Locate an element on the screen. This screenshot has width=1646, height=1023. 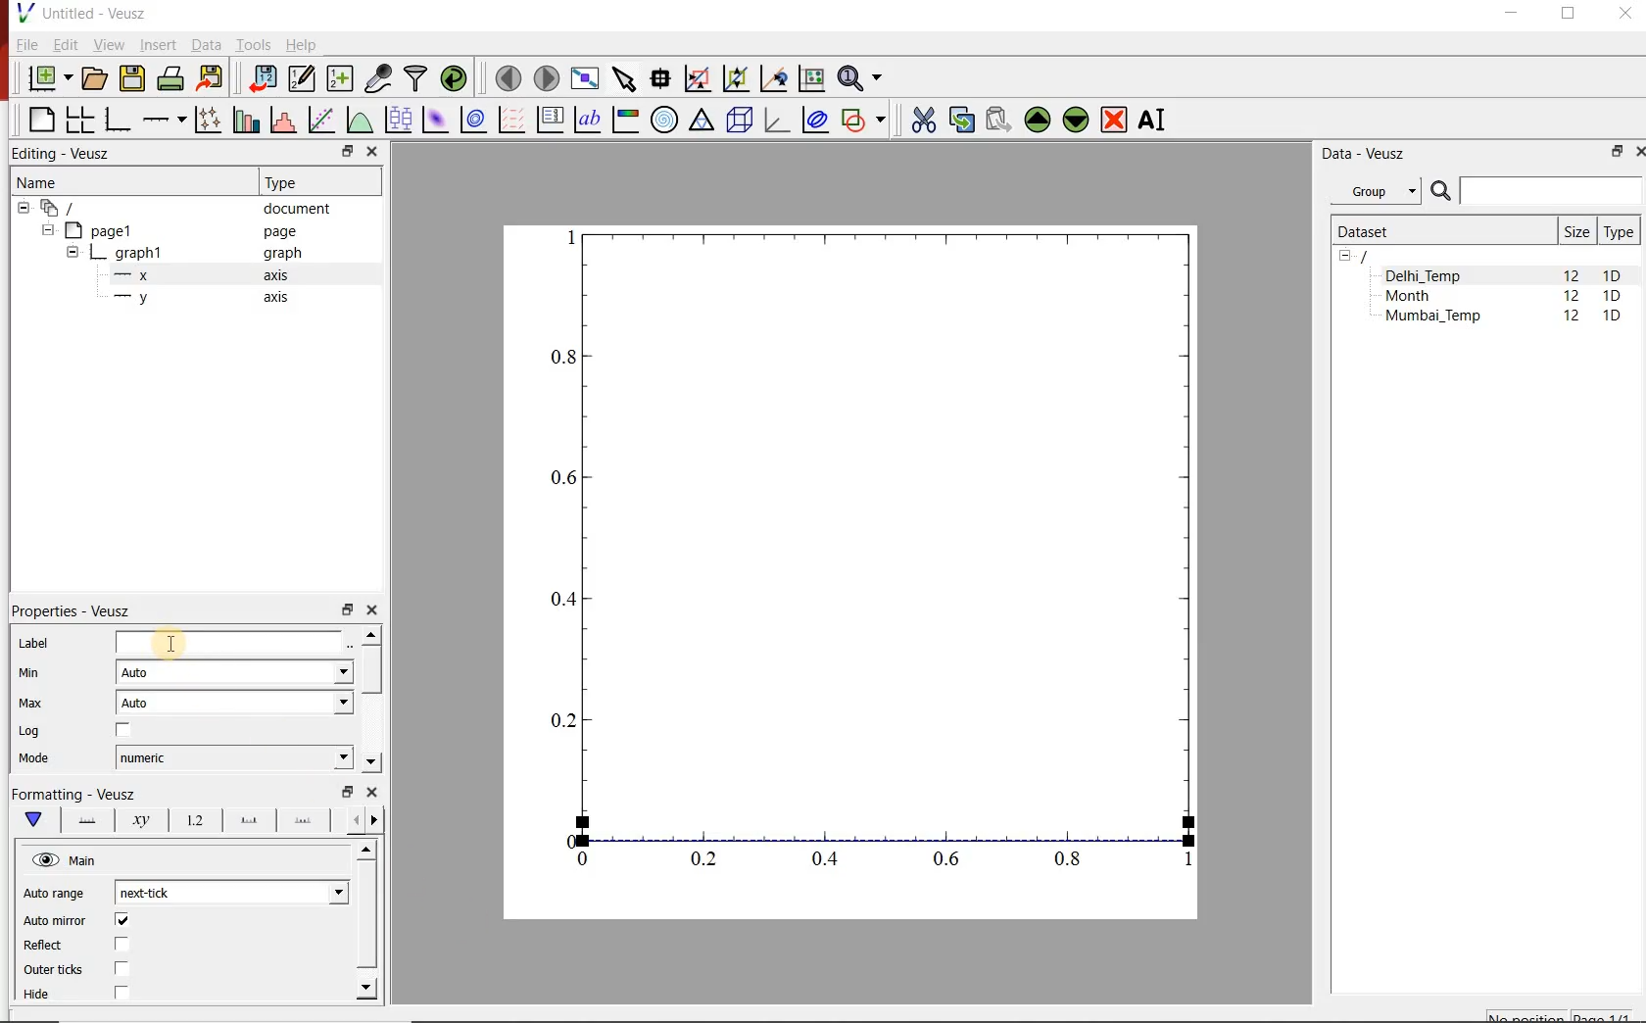
Min is located at coordinates (27, 673).